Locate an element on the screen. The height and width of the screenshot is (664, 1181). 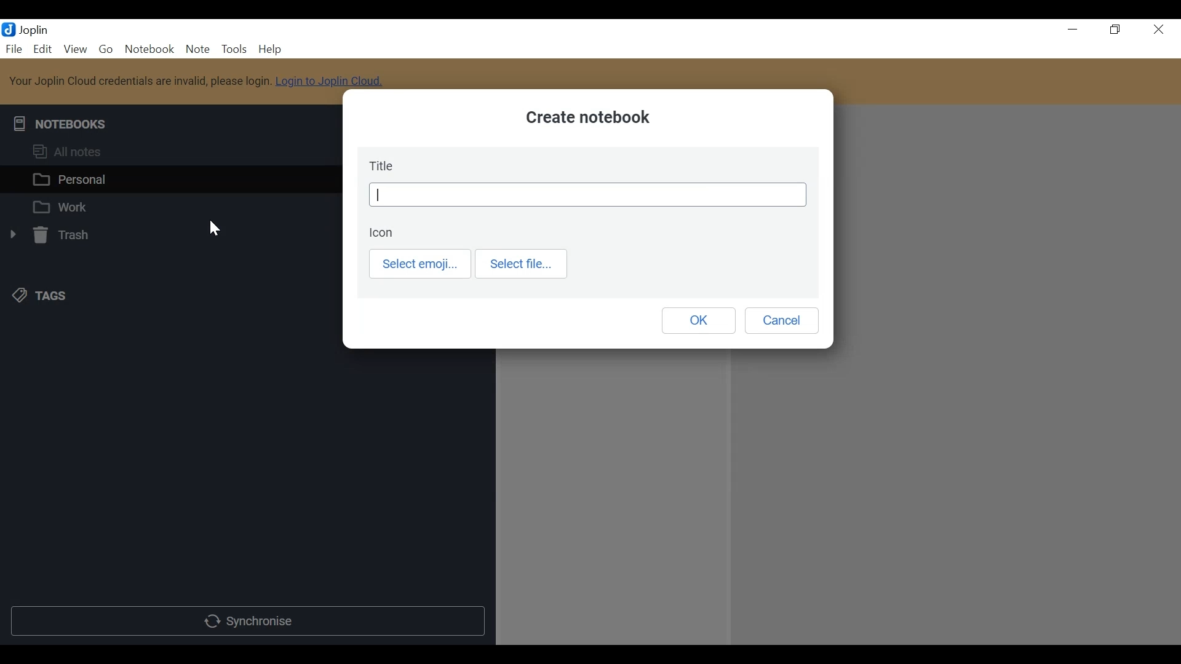
Go is located at coordinates (105, 50).